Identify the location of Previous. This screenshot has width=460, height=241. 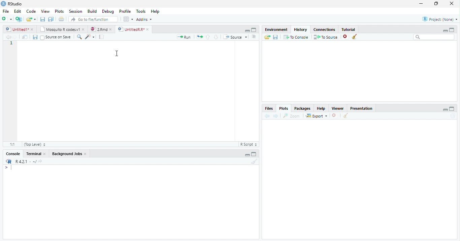
(267, 116).